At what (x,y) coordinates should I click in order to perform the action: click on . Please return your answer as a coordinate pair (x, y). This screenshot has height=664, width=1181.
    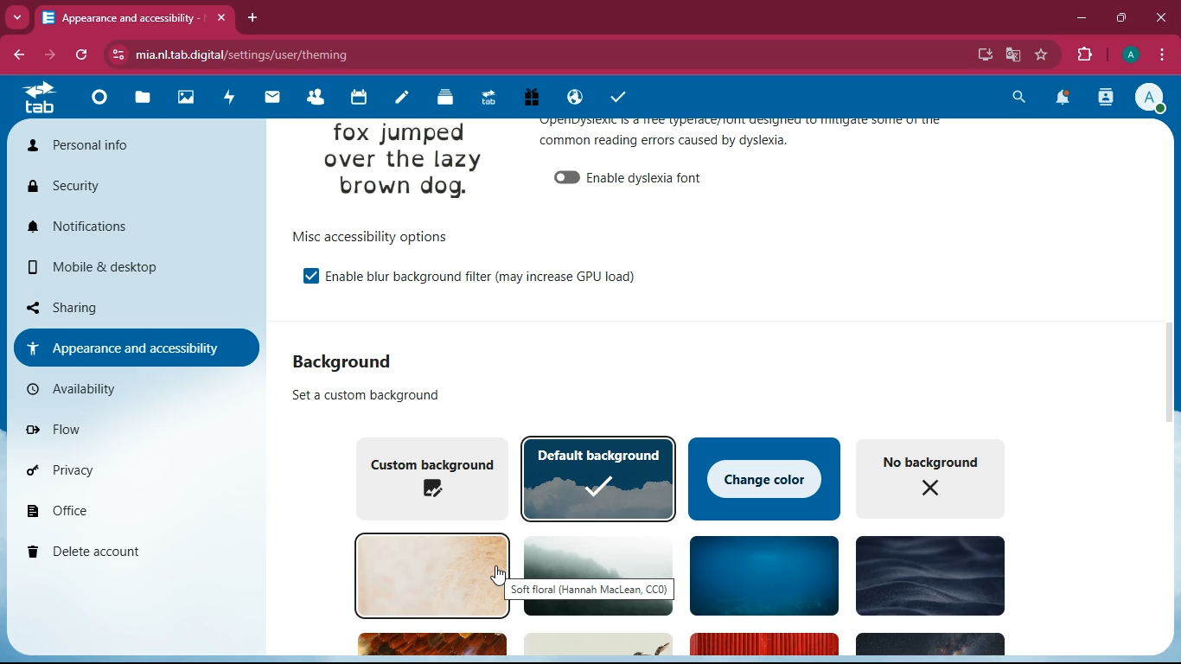
    Looking at the image, I should click on (763, 646).